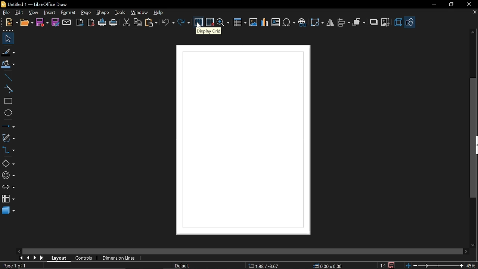 This screenshot has width=478, height=269. Describe the element at coordinates (9, 39) in the screenshot. I see `Select` at that location.